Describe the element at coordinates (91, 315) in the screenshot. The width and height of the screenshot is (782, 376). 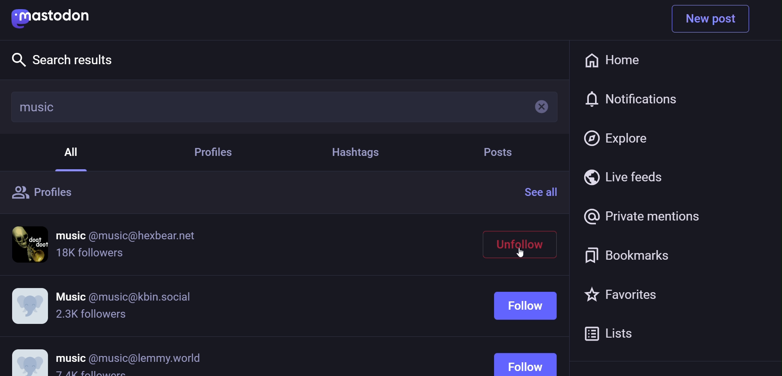
I see `followers` at that location.